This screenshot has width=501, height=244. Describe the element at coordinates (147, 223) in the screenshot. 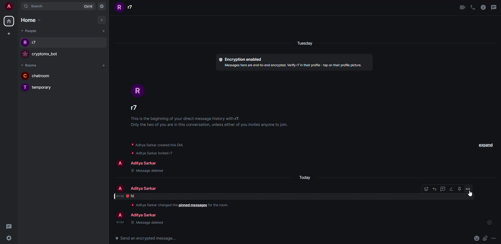

I see `message deleted` at that location.